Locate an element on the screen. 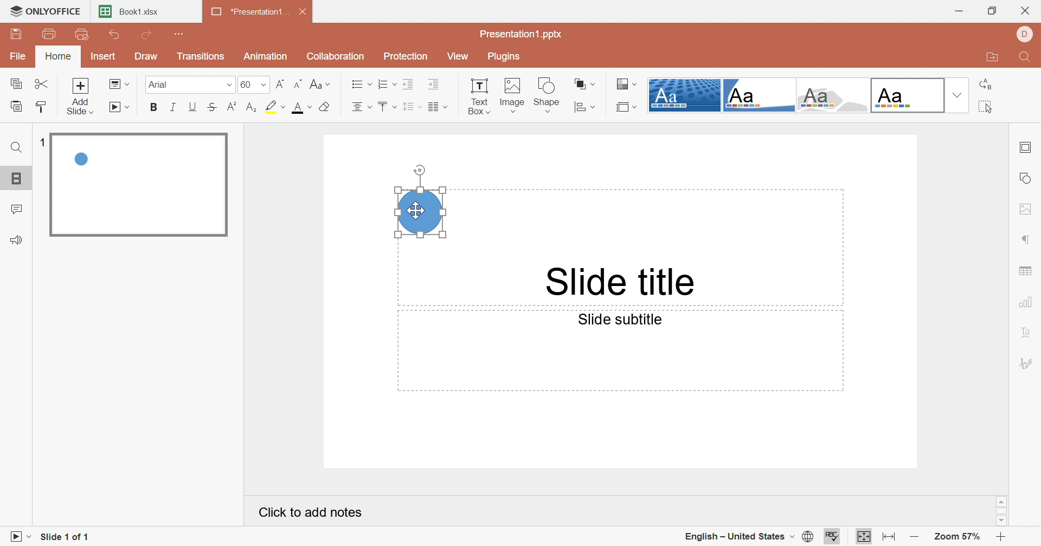 Image resolution: width=1041 pixels, height=546 pixels. Zoom in is located at coordinates (1002, 538).